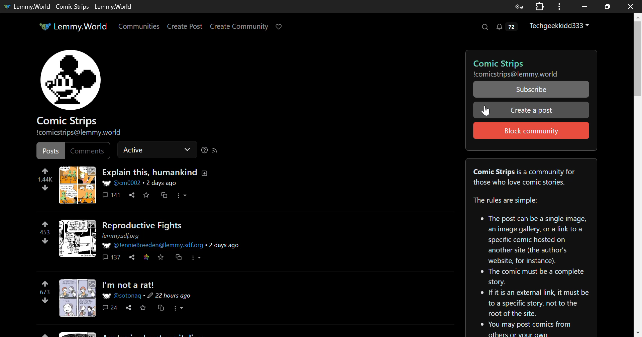 This screenshot has height=337, width=642. Describe the element at coordinates (526, 63) in the screenshot. I see `Comic Strips` at that location.